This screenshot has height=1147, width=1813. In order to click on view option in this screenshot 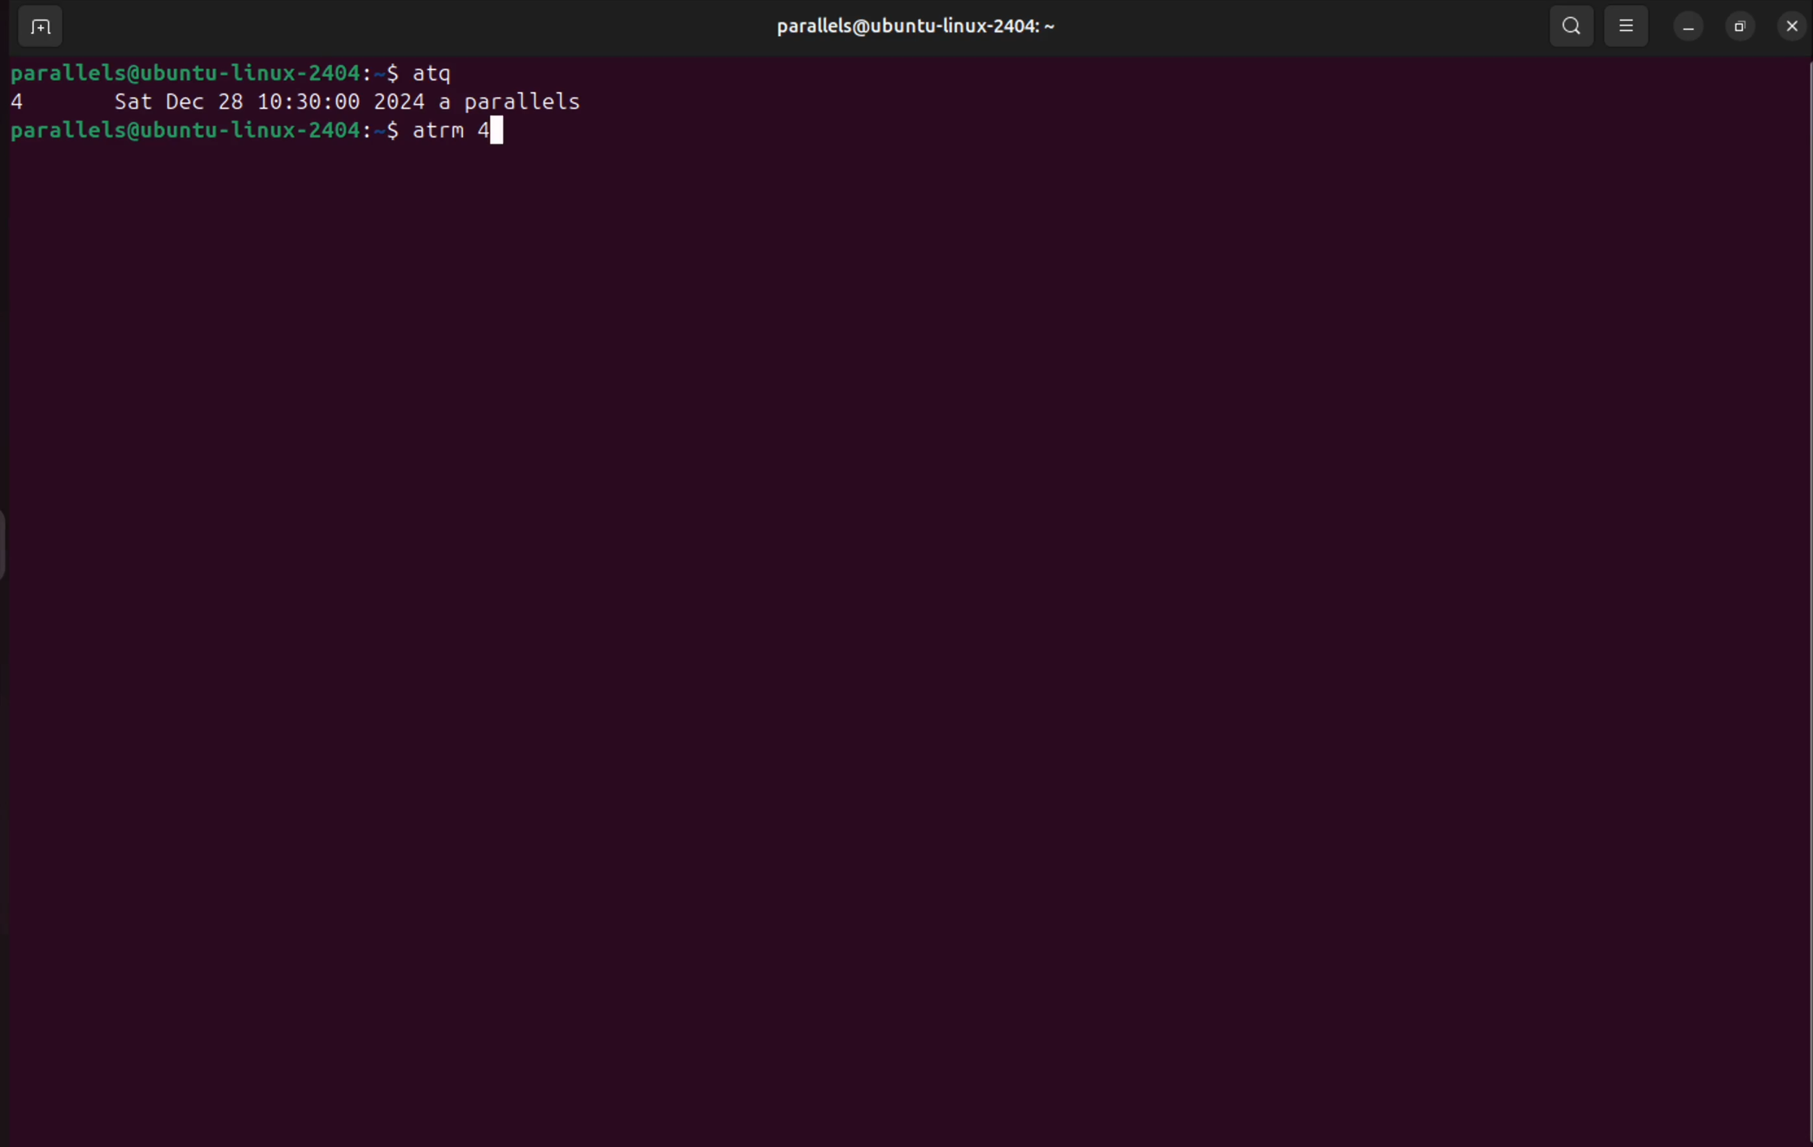, I will do `click(1631, 27)`.